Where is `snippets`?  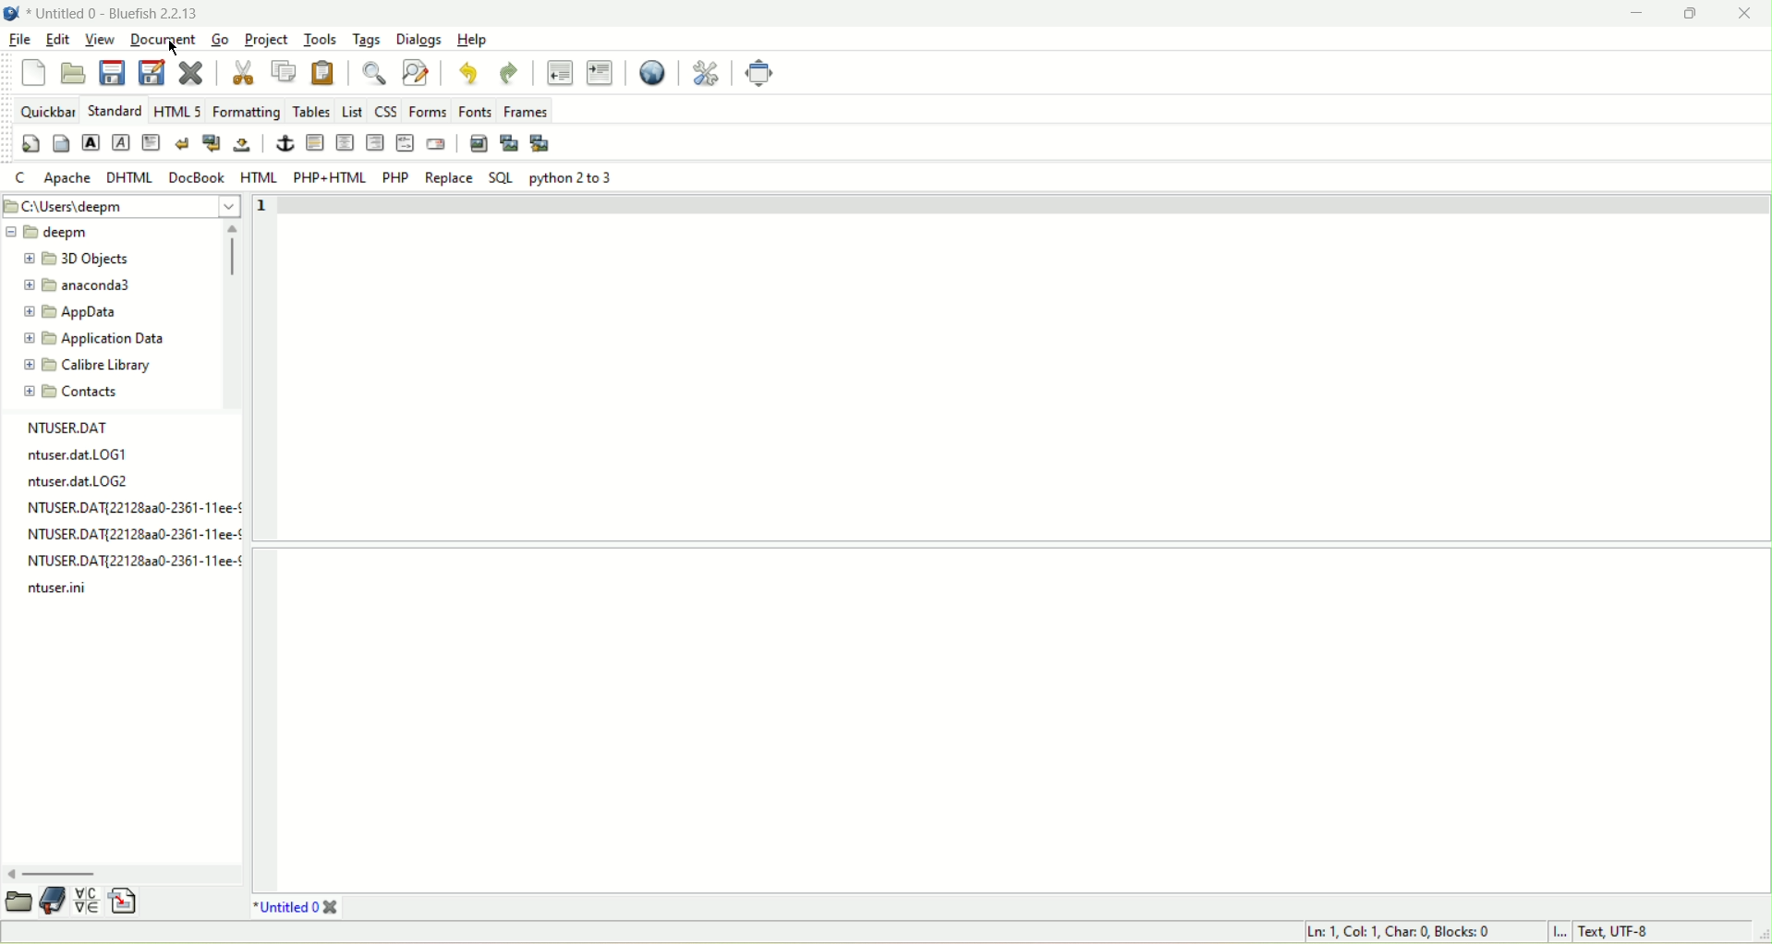 snippets is located at coordinates (131, 902).